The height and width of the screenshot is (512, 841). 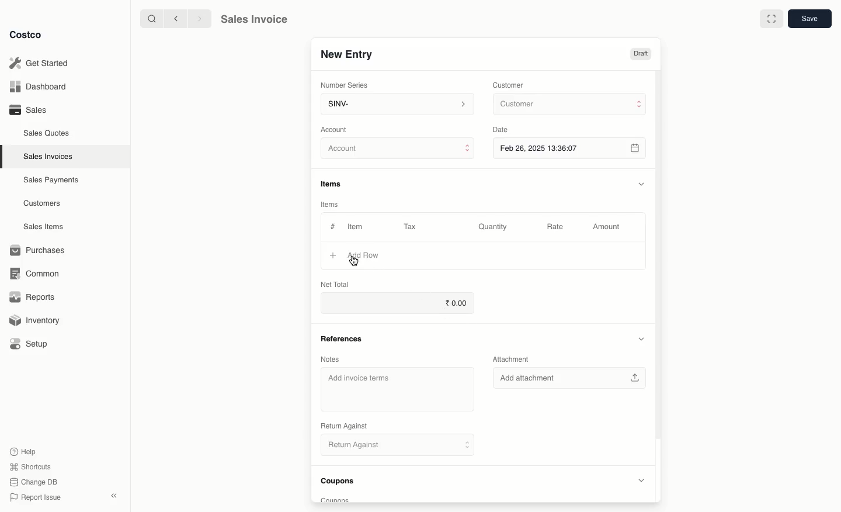 What do you see at coordinates (397, 105) in the screenshot?
I see `SINV-` at bounding box center [397, 105].